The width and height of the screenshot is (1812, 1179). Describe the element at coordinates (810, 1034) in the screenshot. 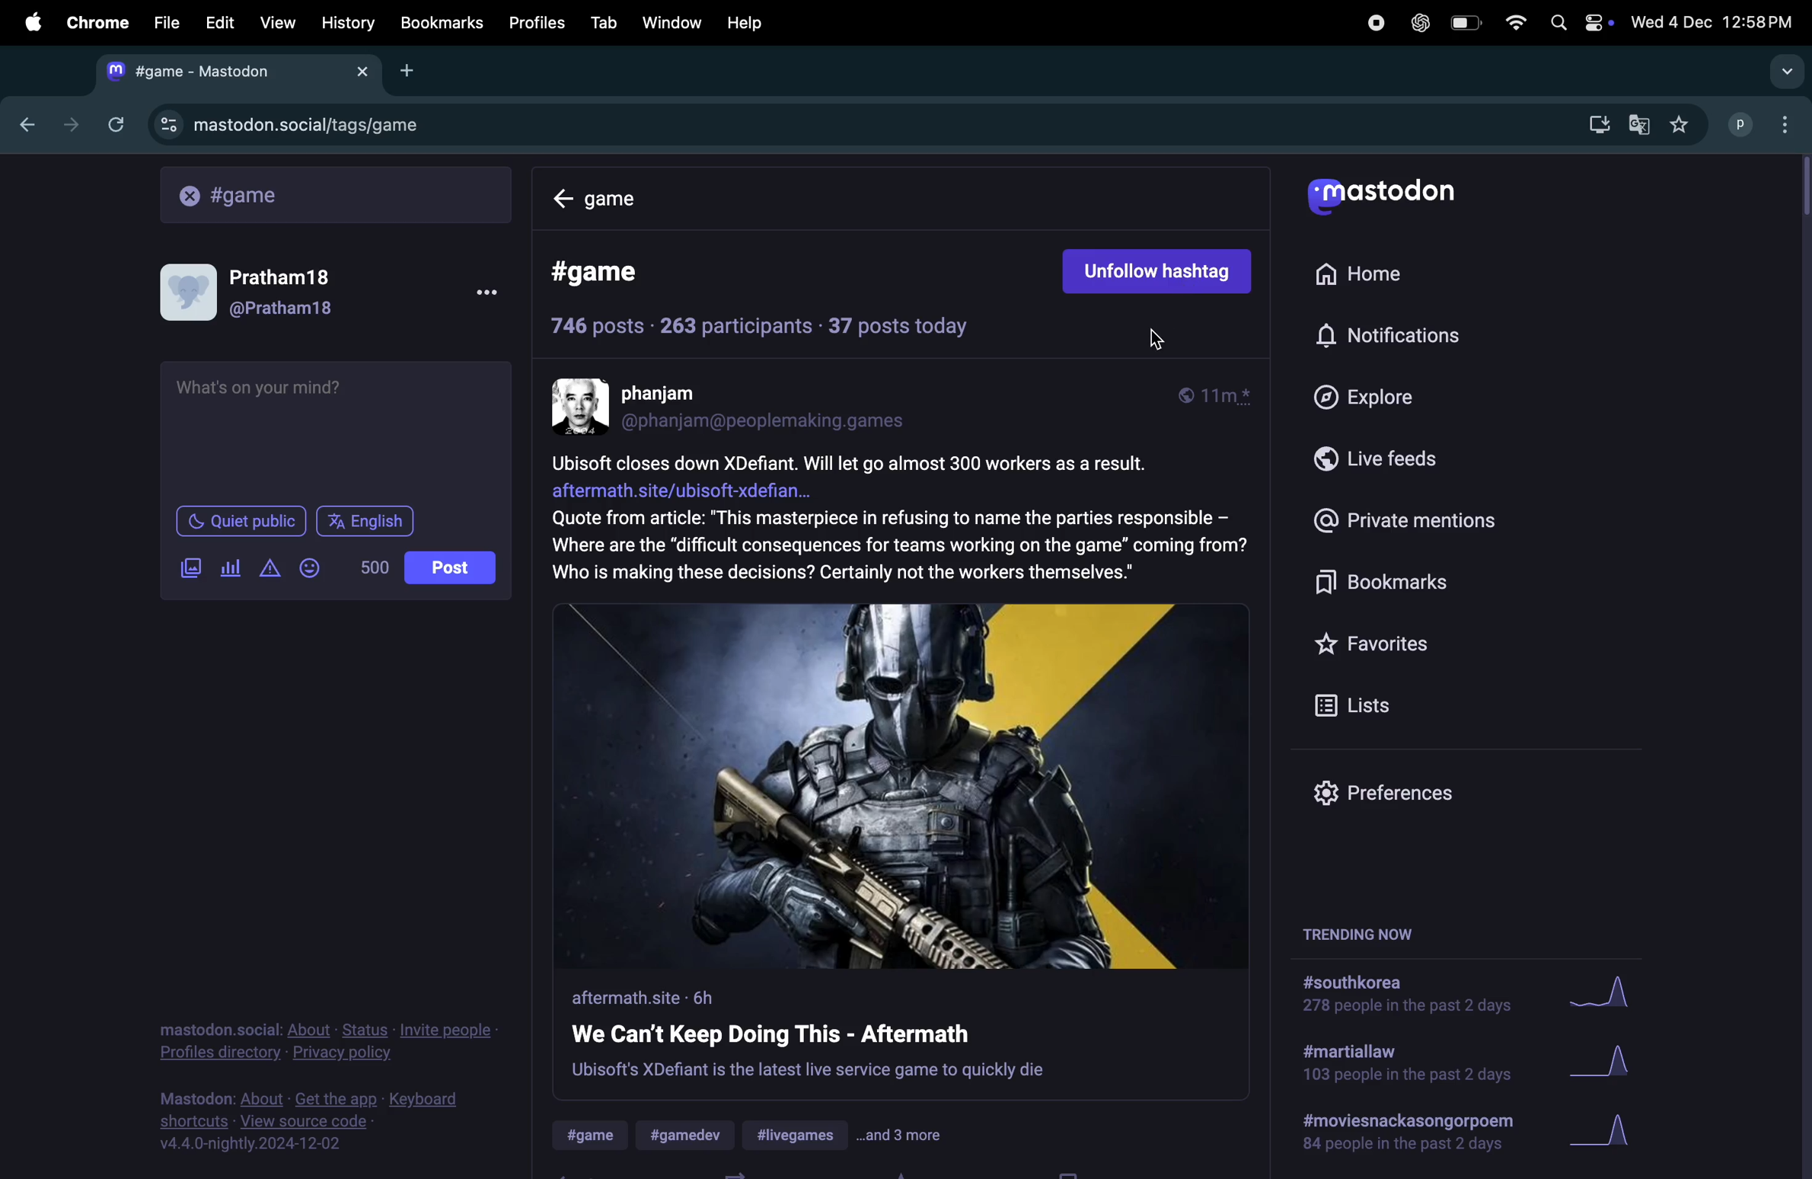

I see `we cant keep doing ` at that location.